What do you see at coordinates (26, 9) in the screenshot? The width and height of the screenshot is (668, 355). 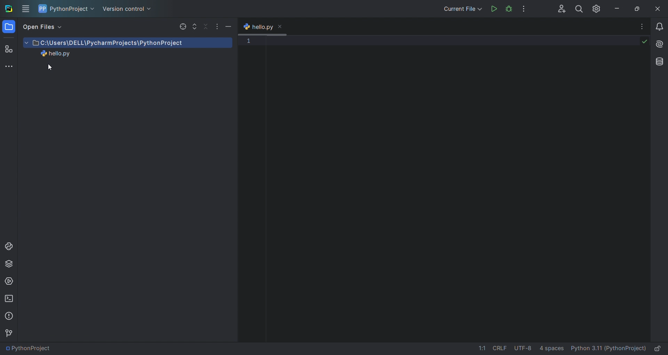 I see `menu` at bounding box center [26, 9].